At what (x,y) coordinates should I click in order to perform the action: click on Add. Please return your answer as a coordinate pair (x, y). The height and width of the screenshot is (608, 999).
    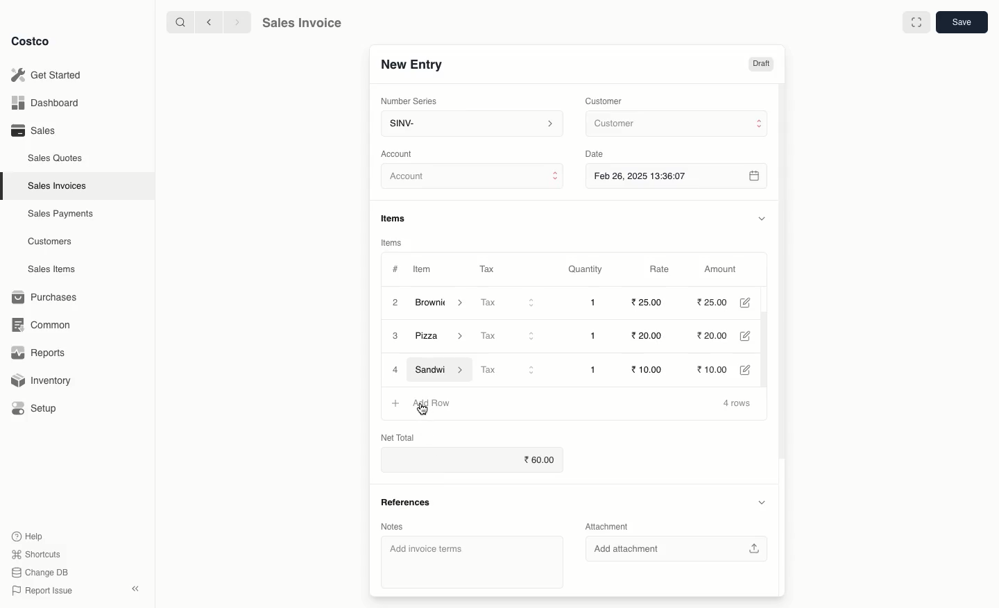
    Looking at the image, I should click on (397, 398).